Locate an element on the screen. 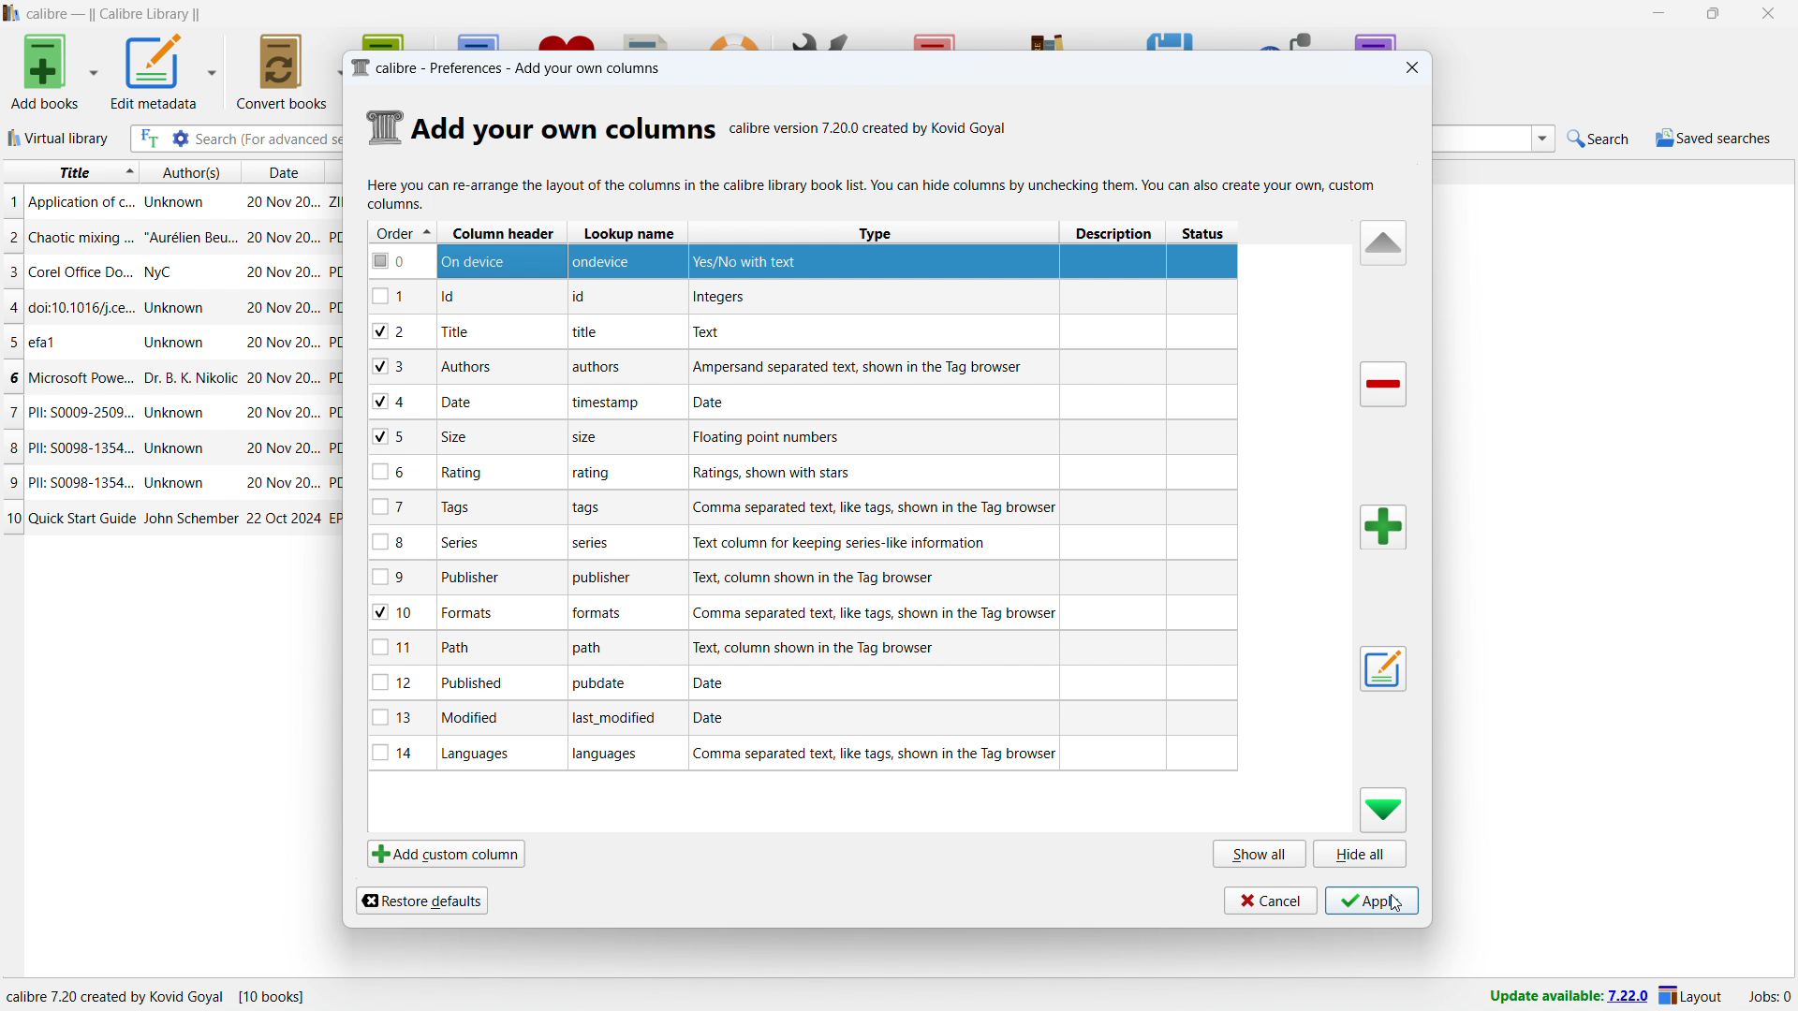  saved searches is located at coordinates (1712, 138).